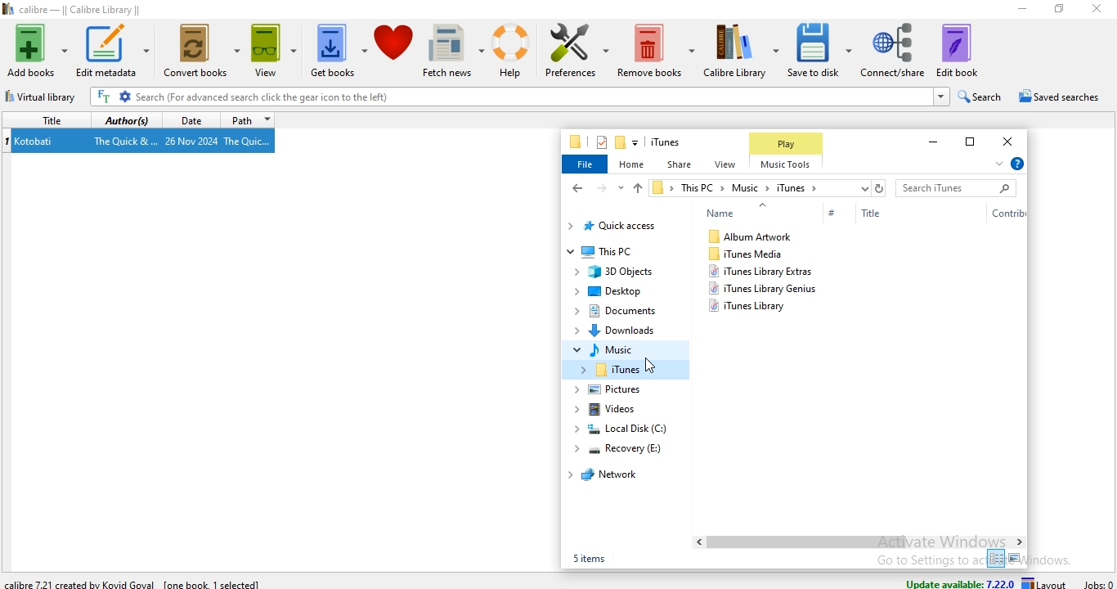 This screenshot has height=589, width=1117. What do you see at coordinates (126, 120) in the screenshot?
I see `authors` at bounding box center [126, 120].